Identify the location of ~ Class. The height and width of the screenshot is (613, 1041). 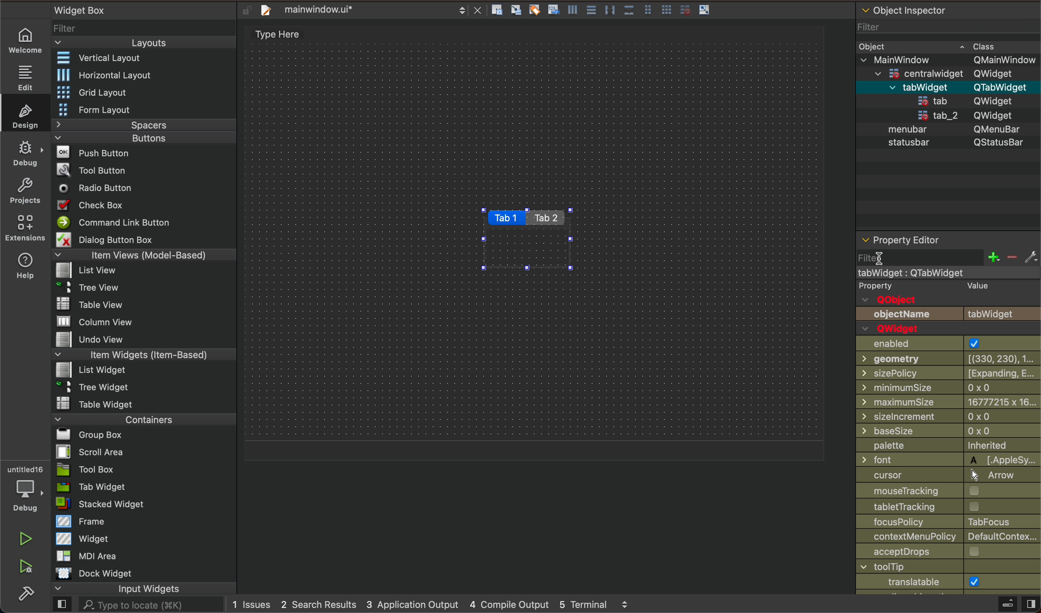
(980, 44).